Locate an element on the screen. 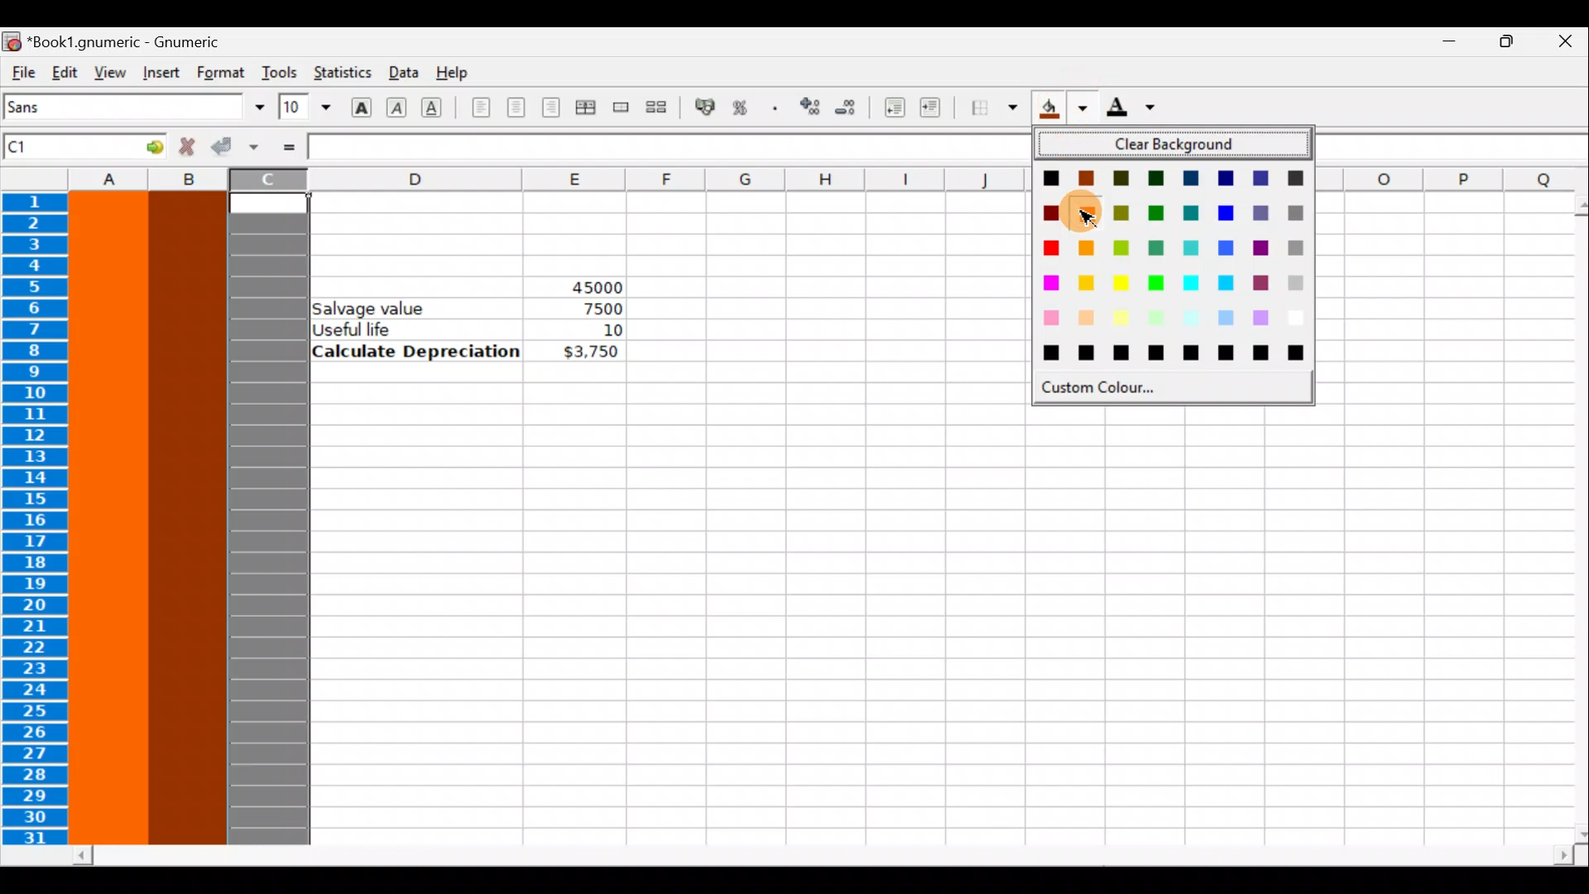 The image size is (1589, 894). Color palette is located at coordinates (1173, 266).